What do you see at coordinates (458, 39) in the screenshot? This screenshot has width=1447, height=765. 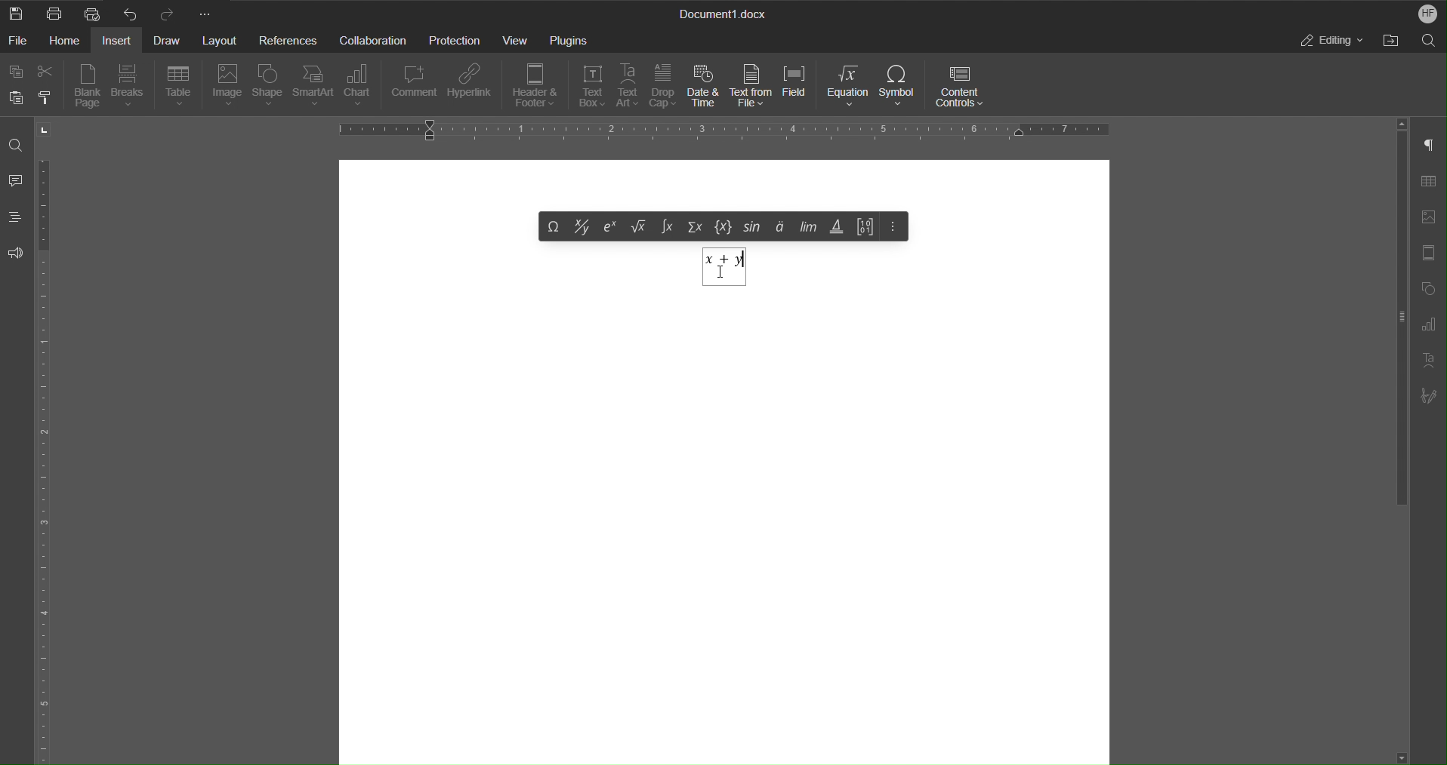 I see `Protection` at bounding box center [458, 39].